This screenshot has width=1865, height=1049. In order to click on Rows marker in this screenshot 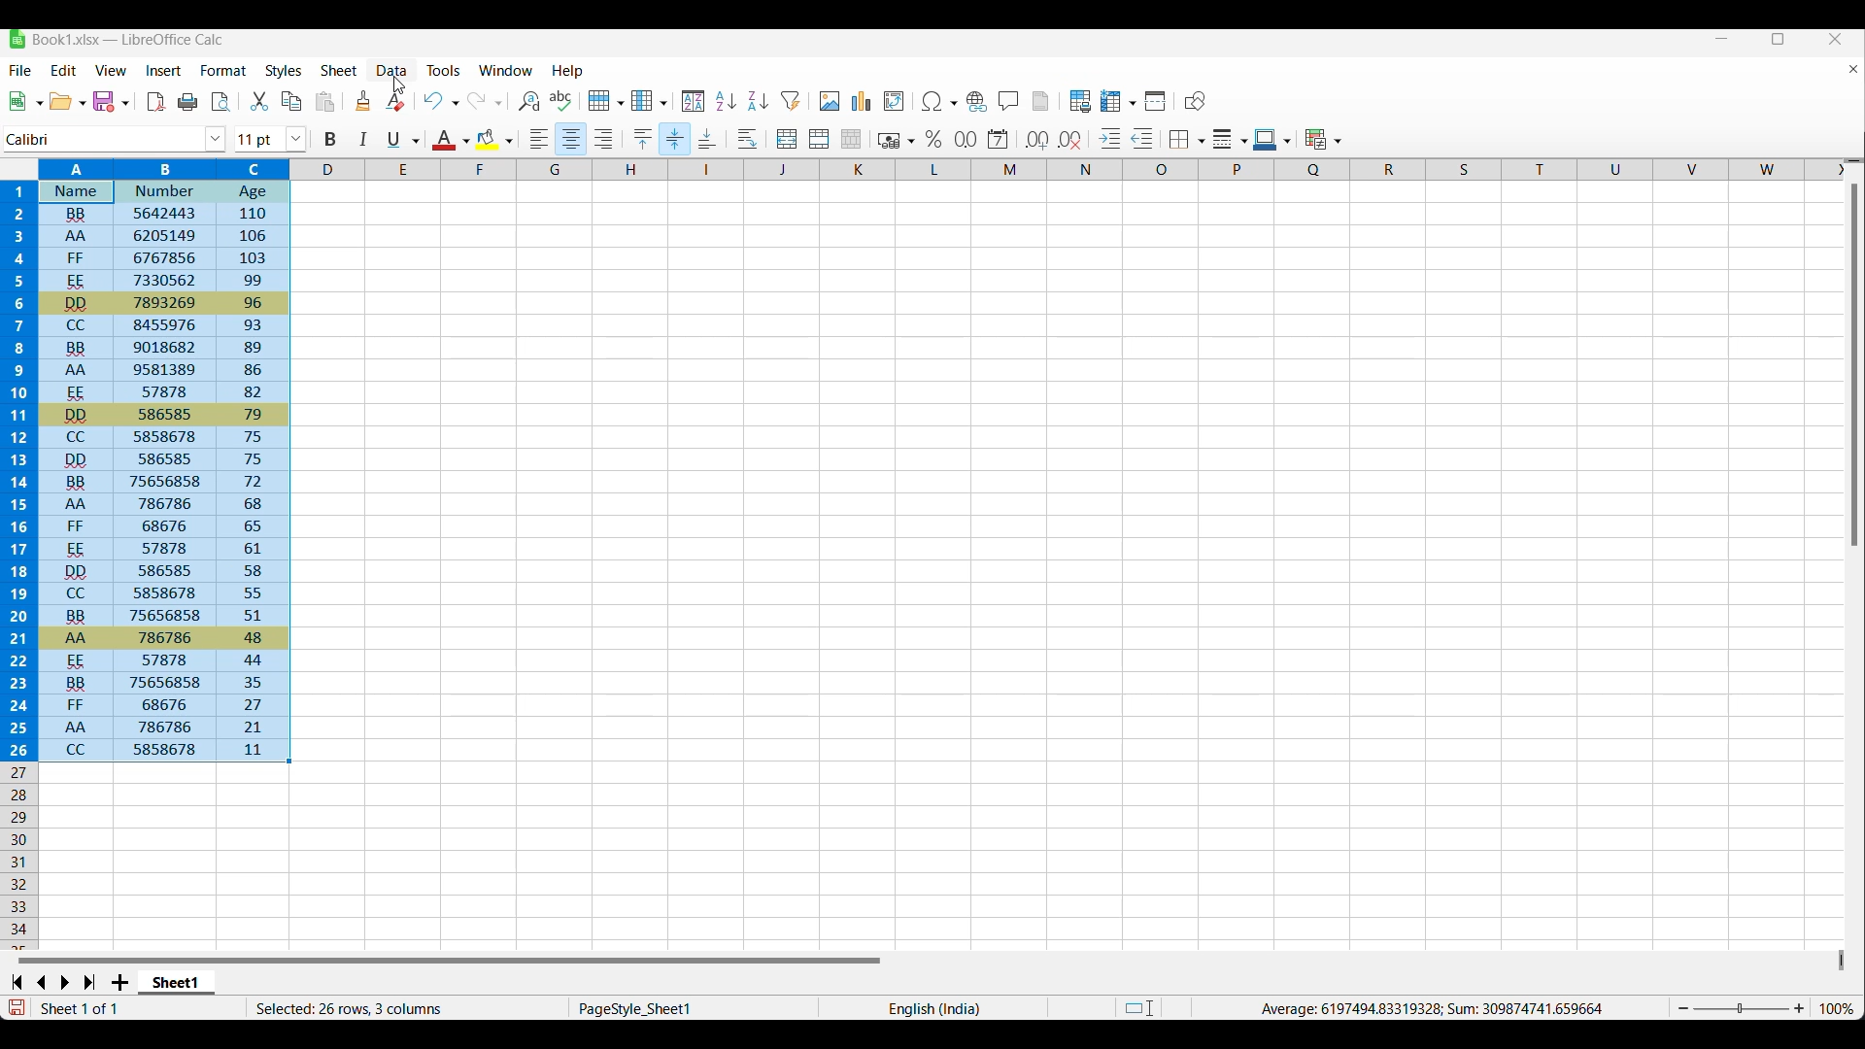, I will do `click(21, 857)`.